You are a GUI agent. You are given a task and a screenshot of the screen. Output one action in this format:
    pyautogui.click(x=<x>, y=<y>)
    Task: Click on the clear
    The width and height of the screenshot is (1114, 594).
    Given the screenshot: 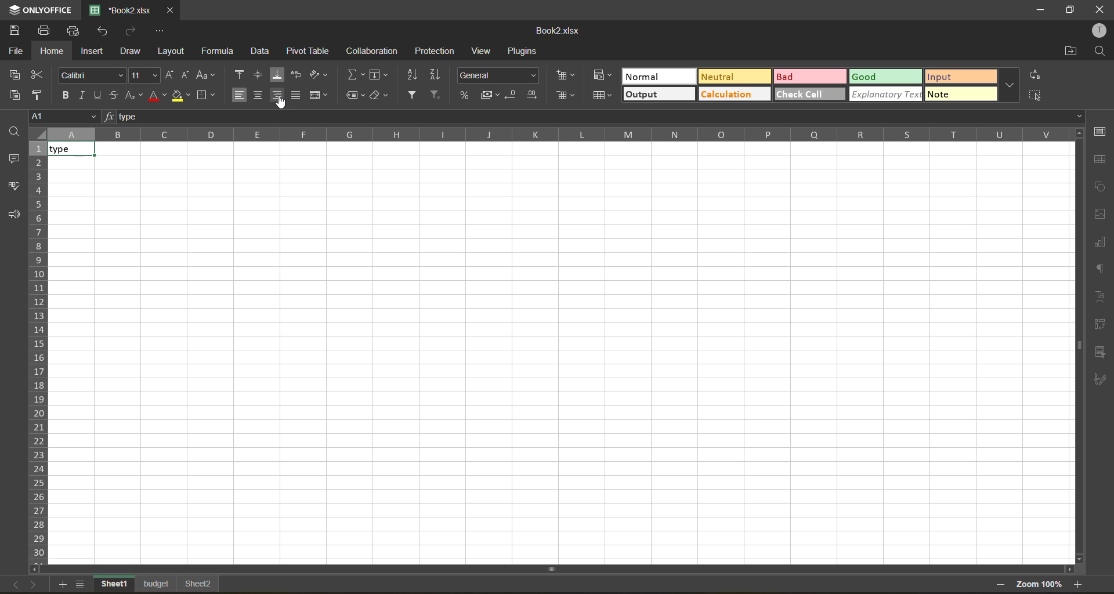 What is the action you would take?
    pyautogui.click(x=378, y=96)
    